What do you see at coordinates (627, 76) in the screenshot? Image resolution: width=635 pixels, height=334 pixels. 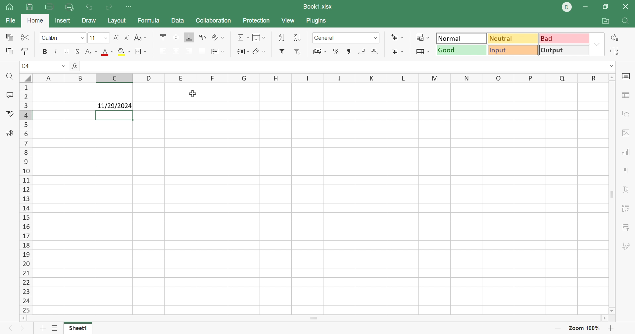 I see `cell settings` at bounding box center [627, 76].